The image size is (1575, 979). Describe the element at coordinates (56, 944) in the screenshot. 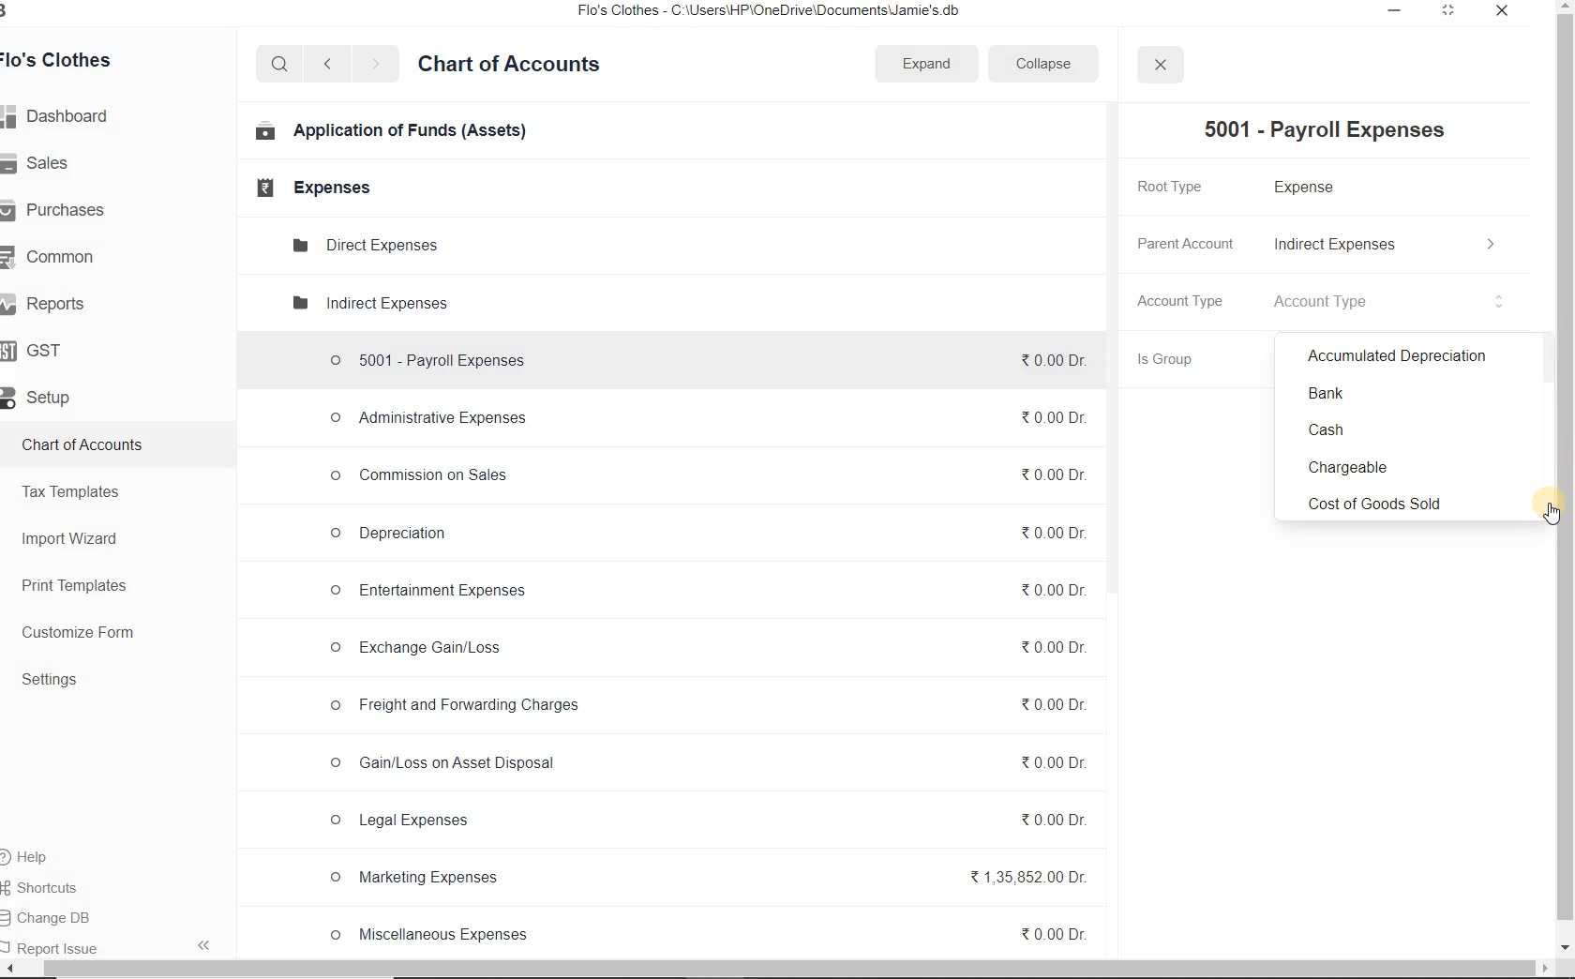

I see `Report Issue` at that location.